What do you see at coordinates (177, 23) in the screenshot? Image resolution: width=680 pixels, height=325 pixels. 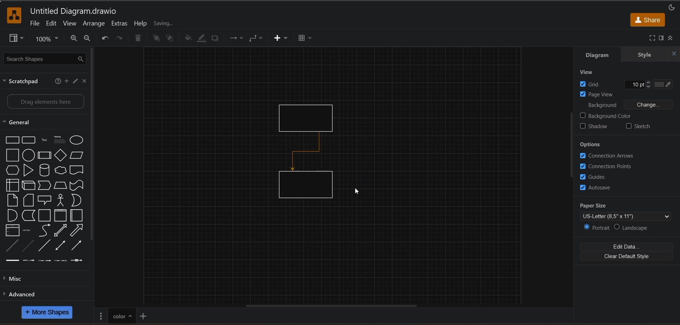 I see `all changes saved` at bounding box center [177, 23].